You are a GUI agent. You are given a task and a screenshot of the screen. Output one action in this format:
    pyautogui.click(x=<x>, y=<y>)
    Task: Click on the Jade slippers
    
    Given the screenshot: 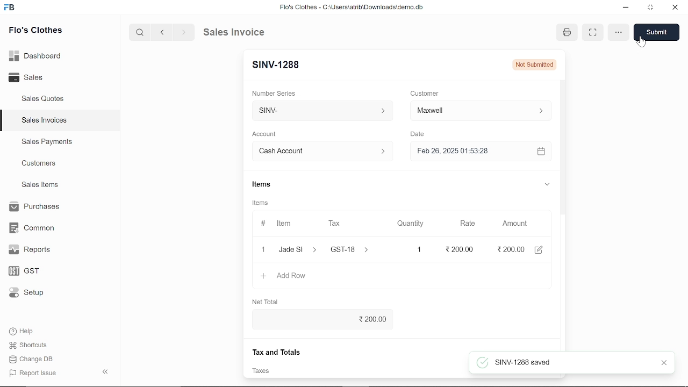 What is the action you would take?
    pyautogui.click(x=298, y=249)
    